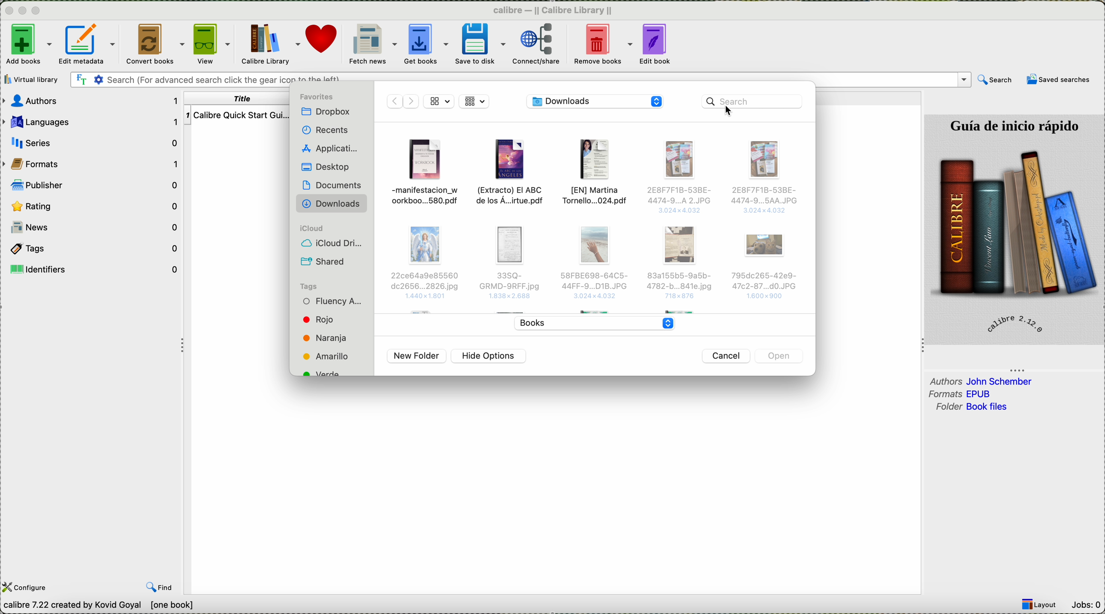 This screenshot has width=1105, height=614. What do you see at coordinates (328, 112) in the screenshot?
I see `Dropbox` at bounding box center [328, 112].